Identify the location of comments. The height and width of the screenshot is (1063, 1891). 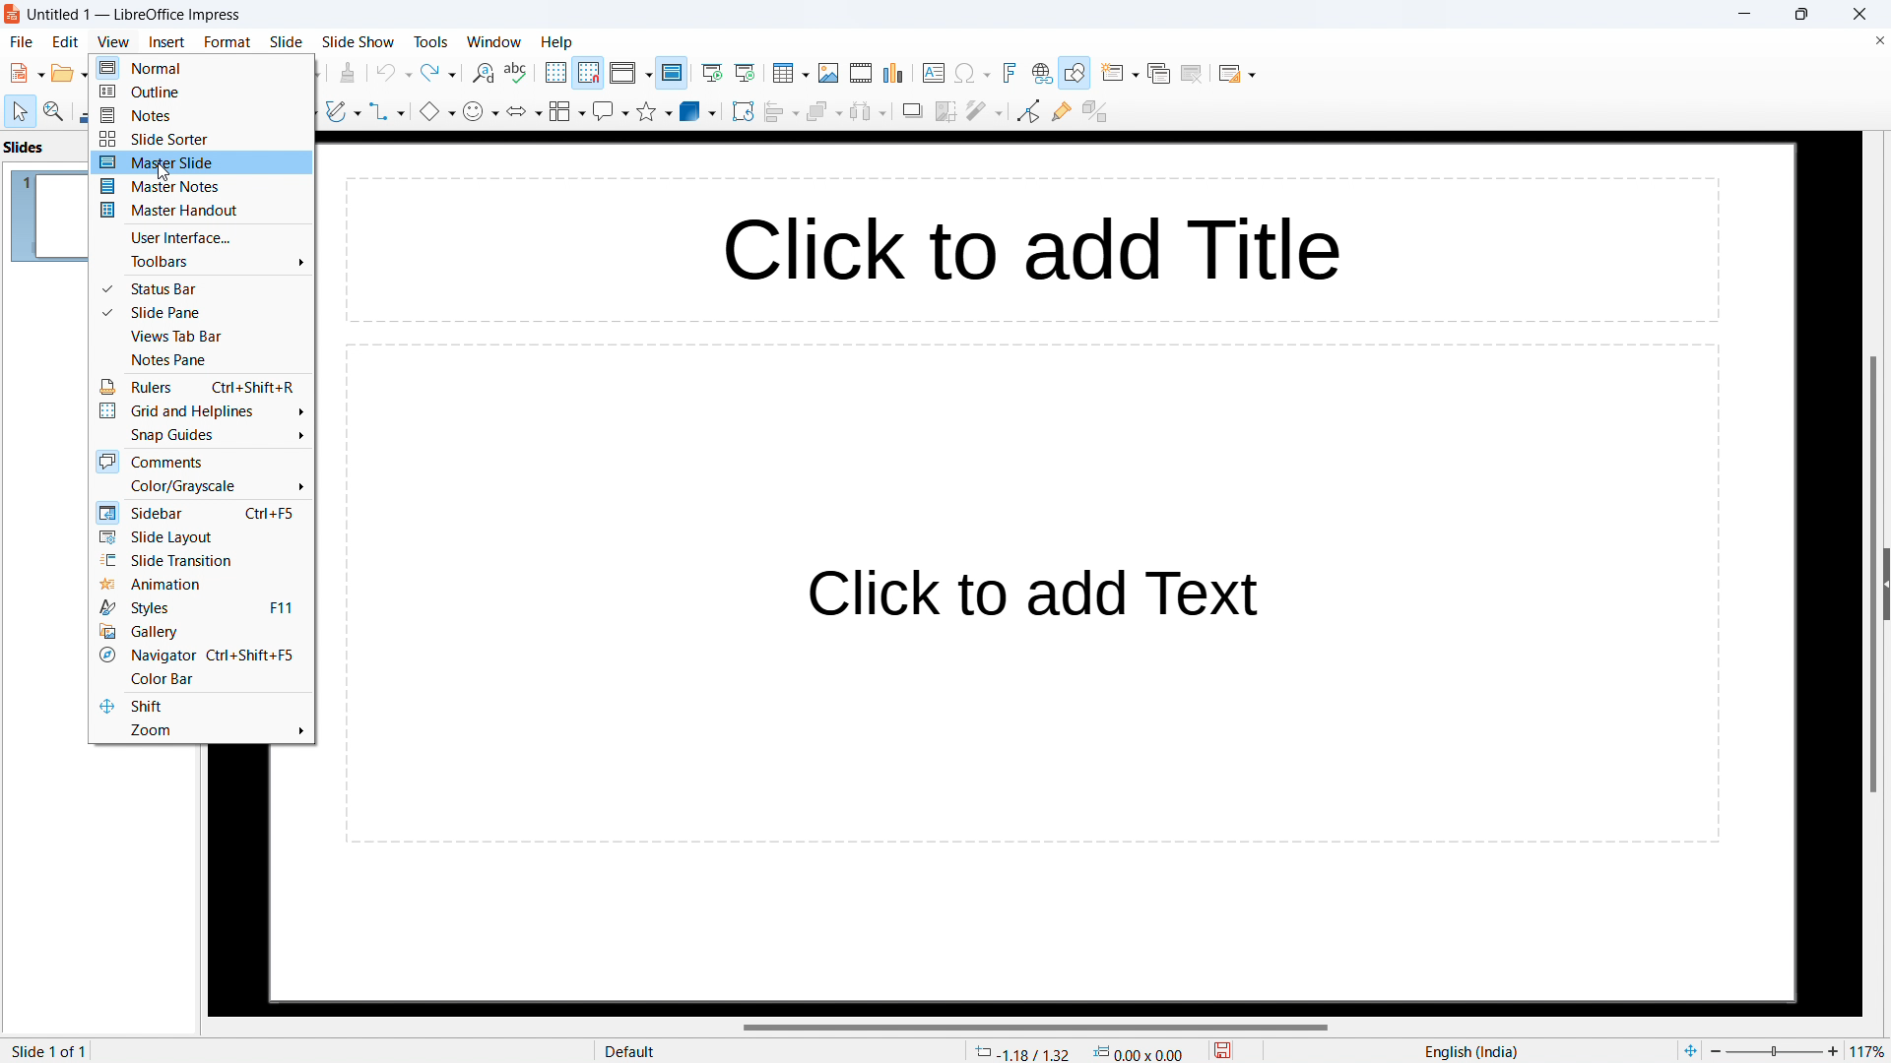
(202, 461).